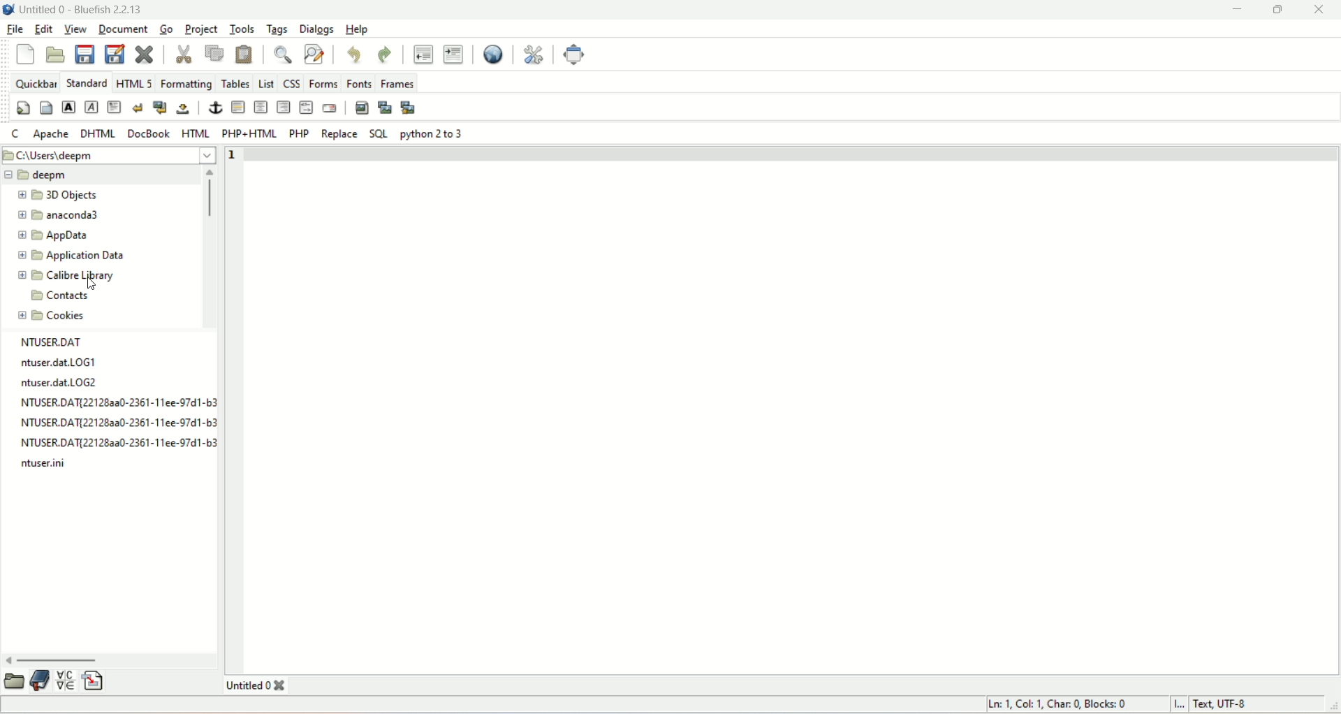 This screenshot has height=714, width=1341. What do you see at coordinates (54, 54) in the screenshot?
I see `open` at bounding box center [54, 54].